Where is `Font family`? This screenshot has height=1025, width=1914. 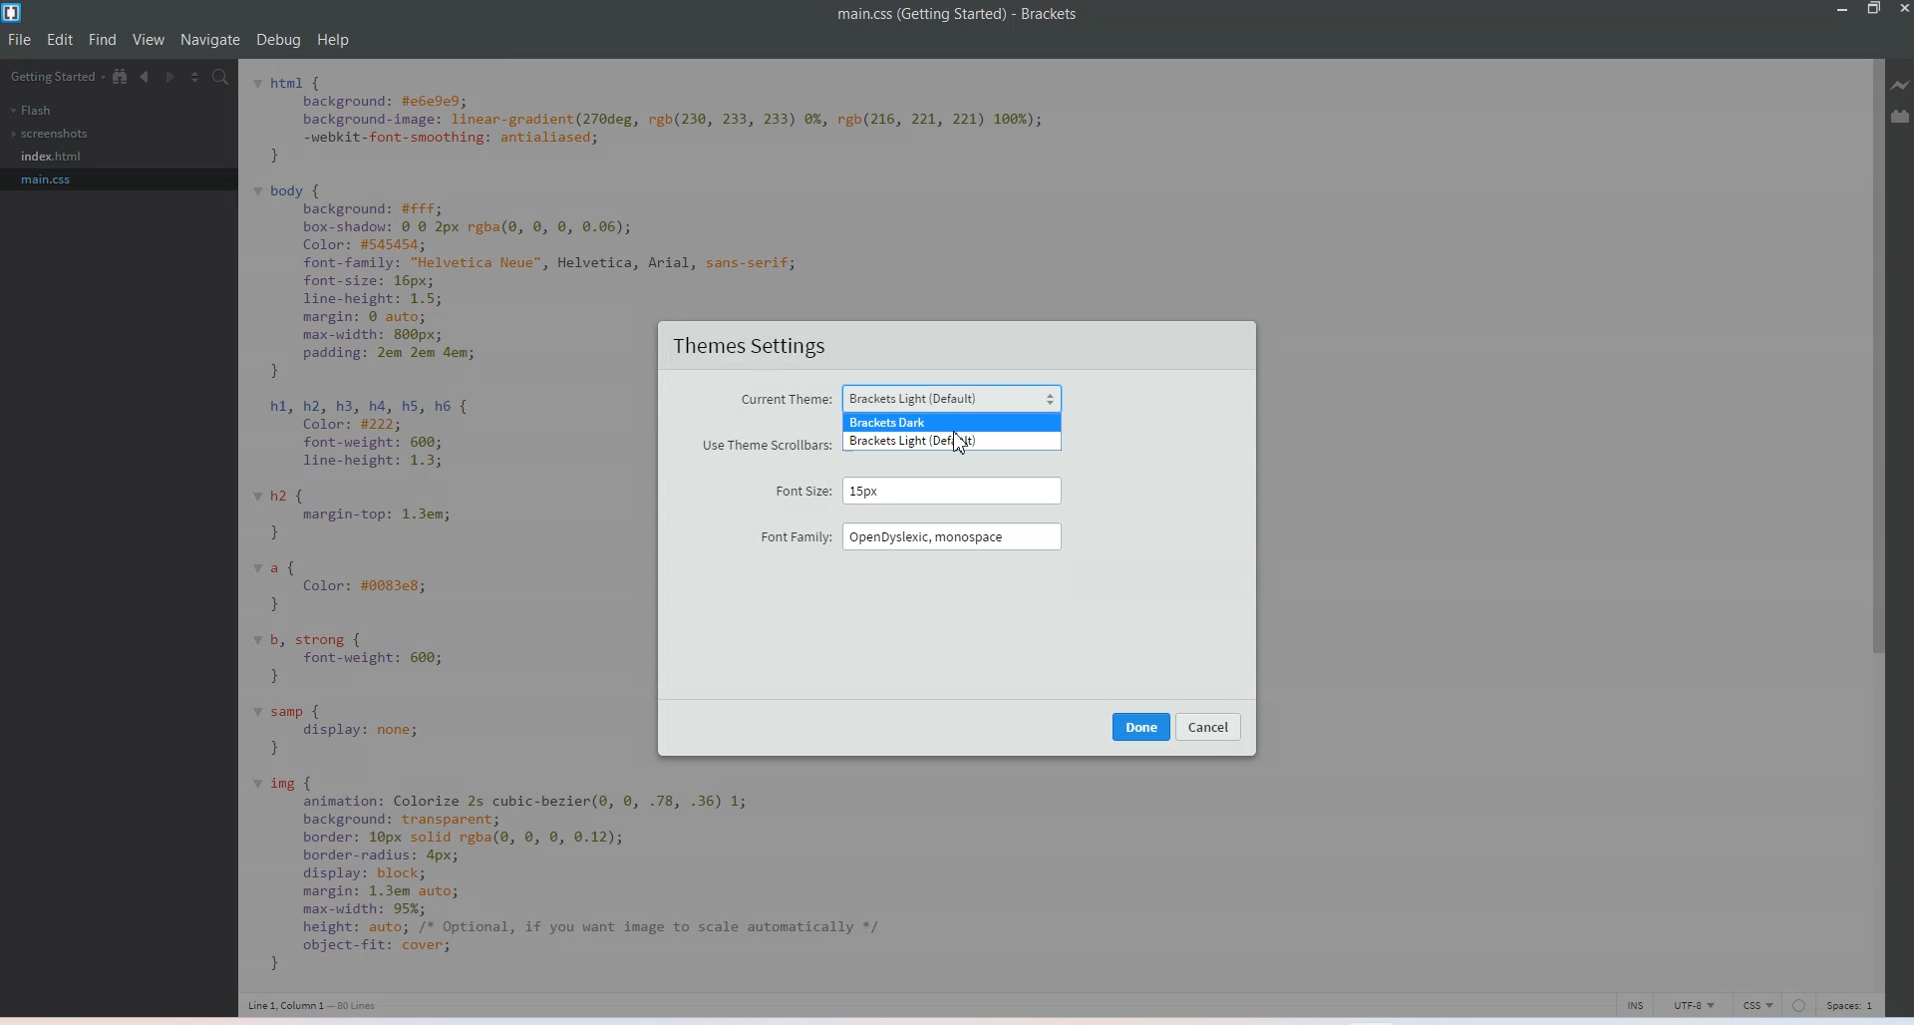 Font family is located at coordinates (911, 537).